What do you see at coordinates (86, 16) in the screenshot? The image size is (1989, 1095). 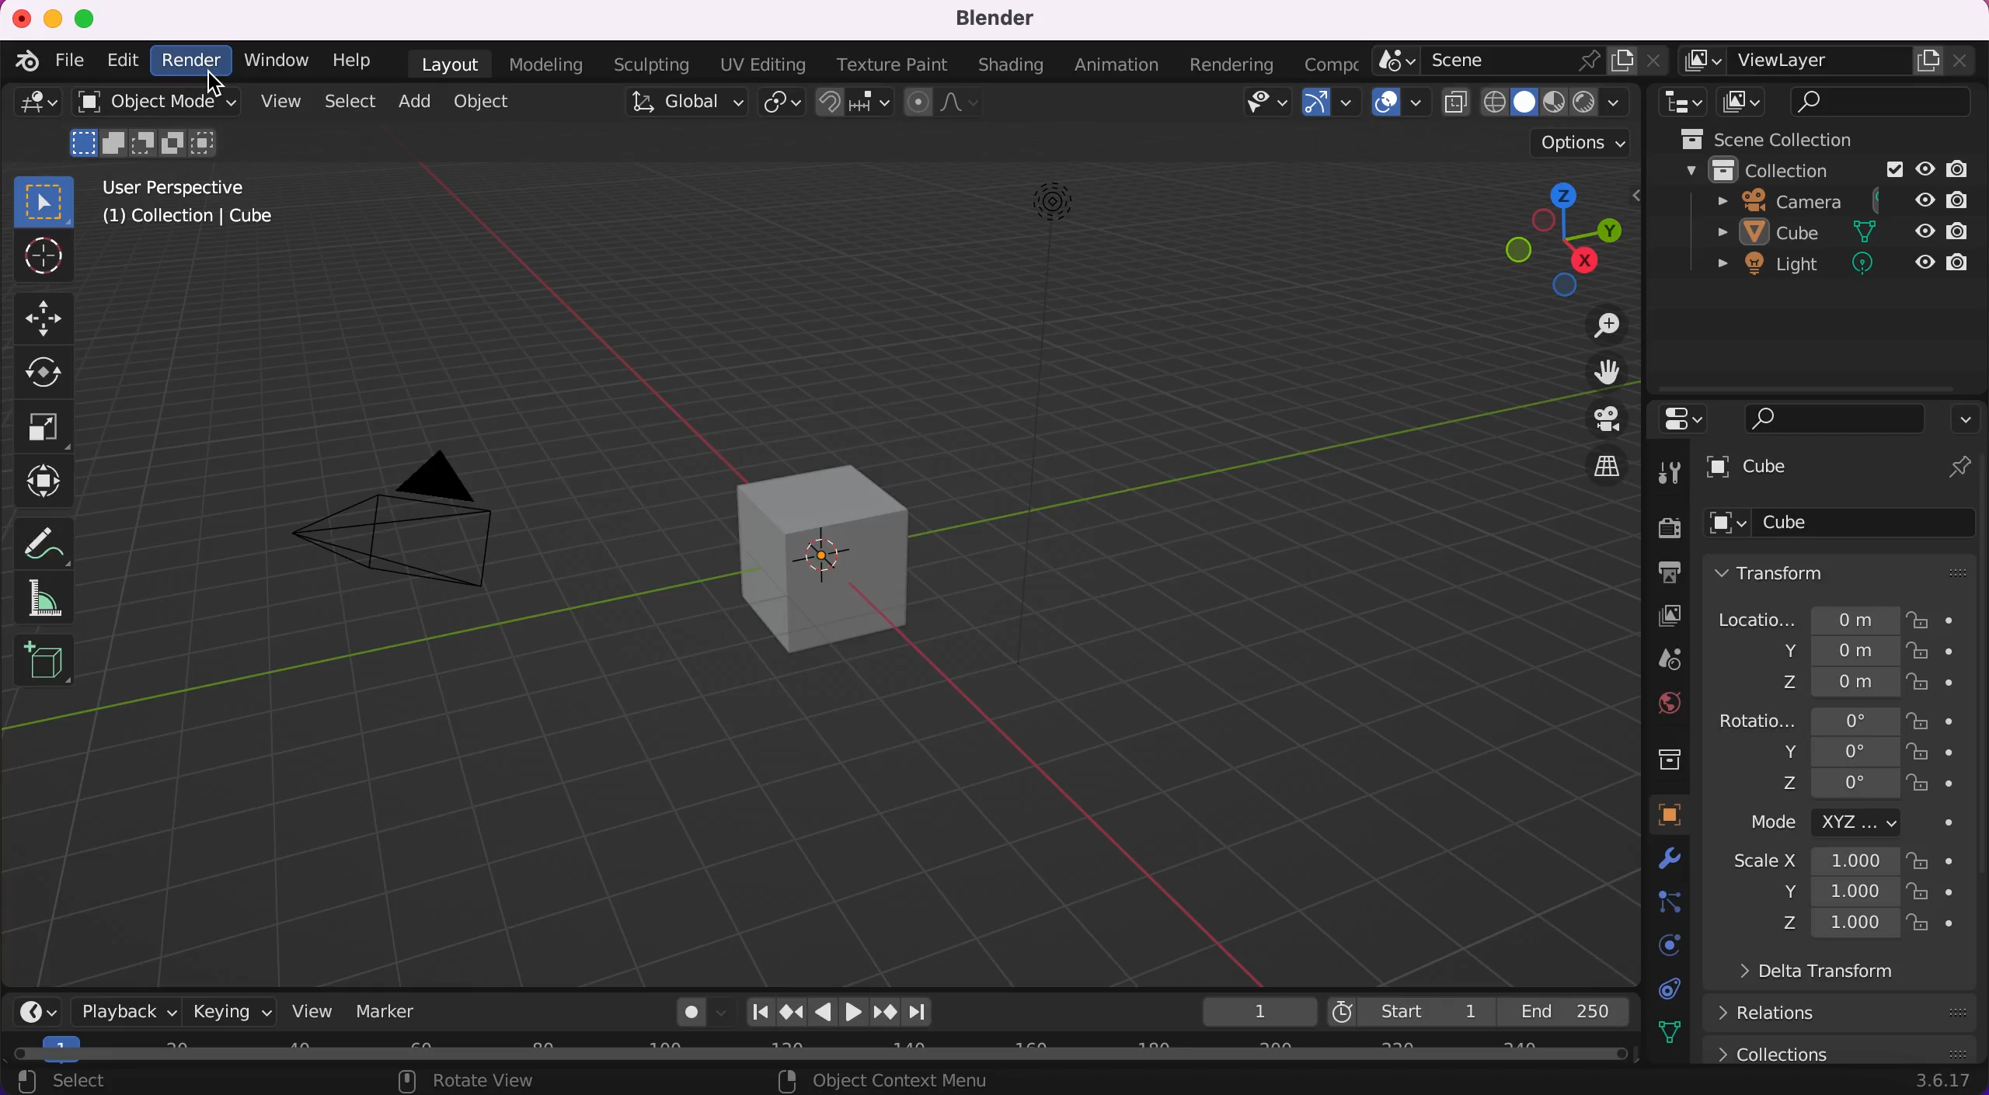 I see `maximize` at bounding box center [86, 16].